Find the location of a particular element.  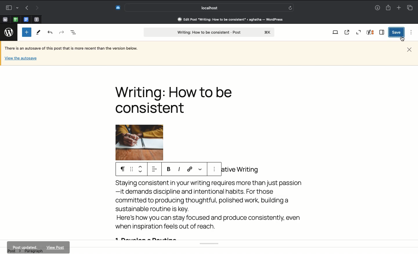

Autosave is located at coordinates (76, 49).